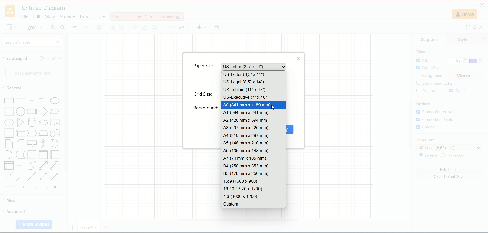 The height and width of the screenshot is (233, 488). What do you see at coordinates (32, 166) in the screenshot?
I see `Curves` at bounding box center [32, 166].